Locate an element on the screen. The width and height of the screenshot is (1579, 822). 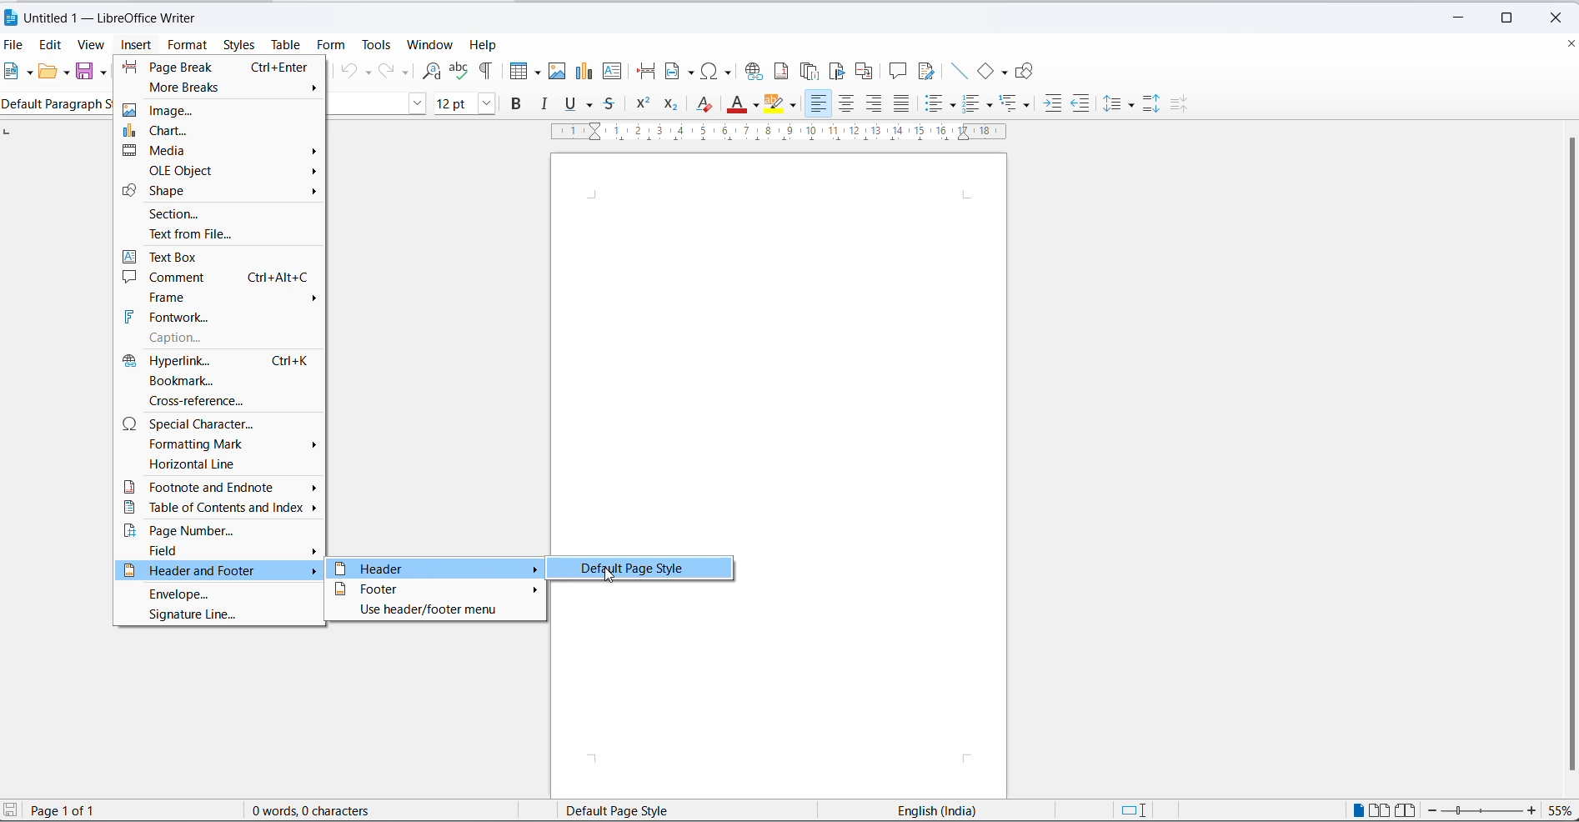
font color options is located at coordinates (759, 108).